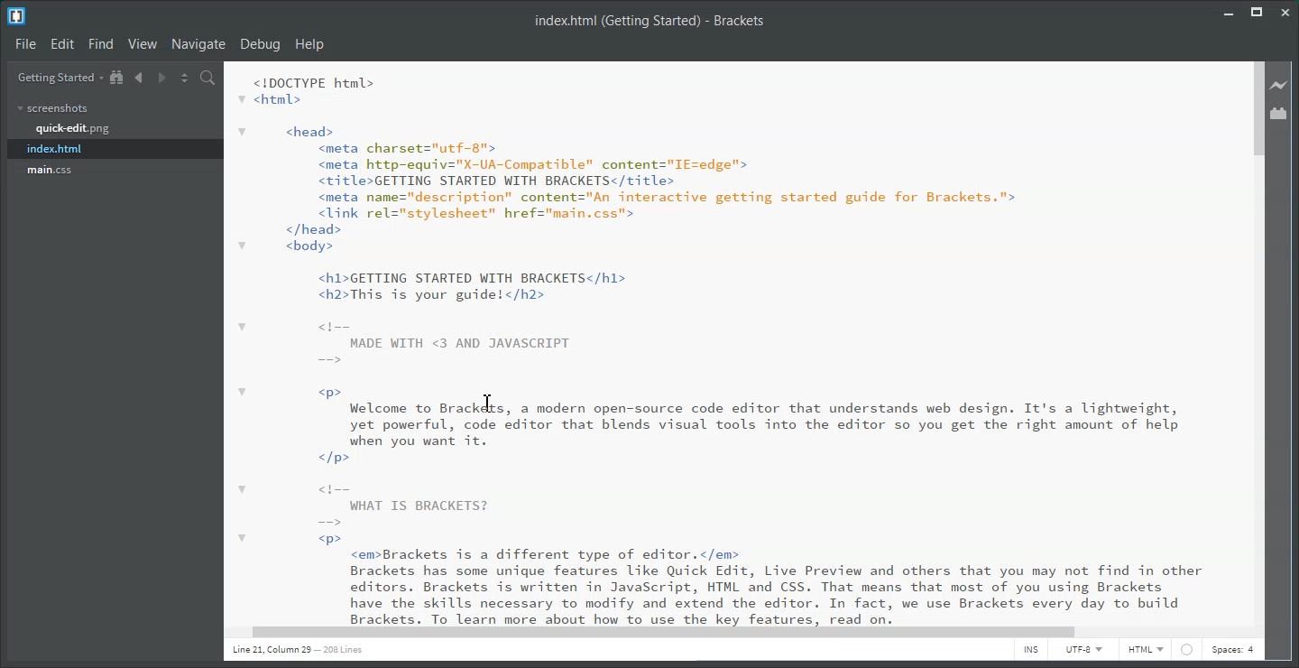  Describe the element at coordinates (59, 78) in the screenshot. I see `Getting Started` at that location.